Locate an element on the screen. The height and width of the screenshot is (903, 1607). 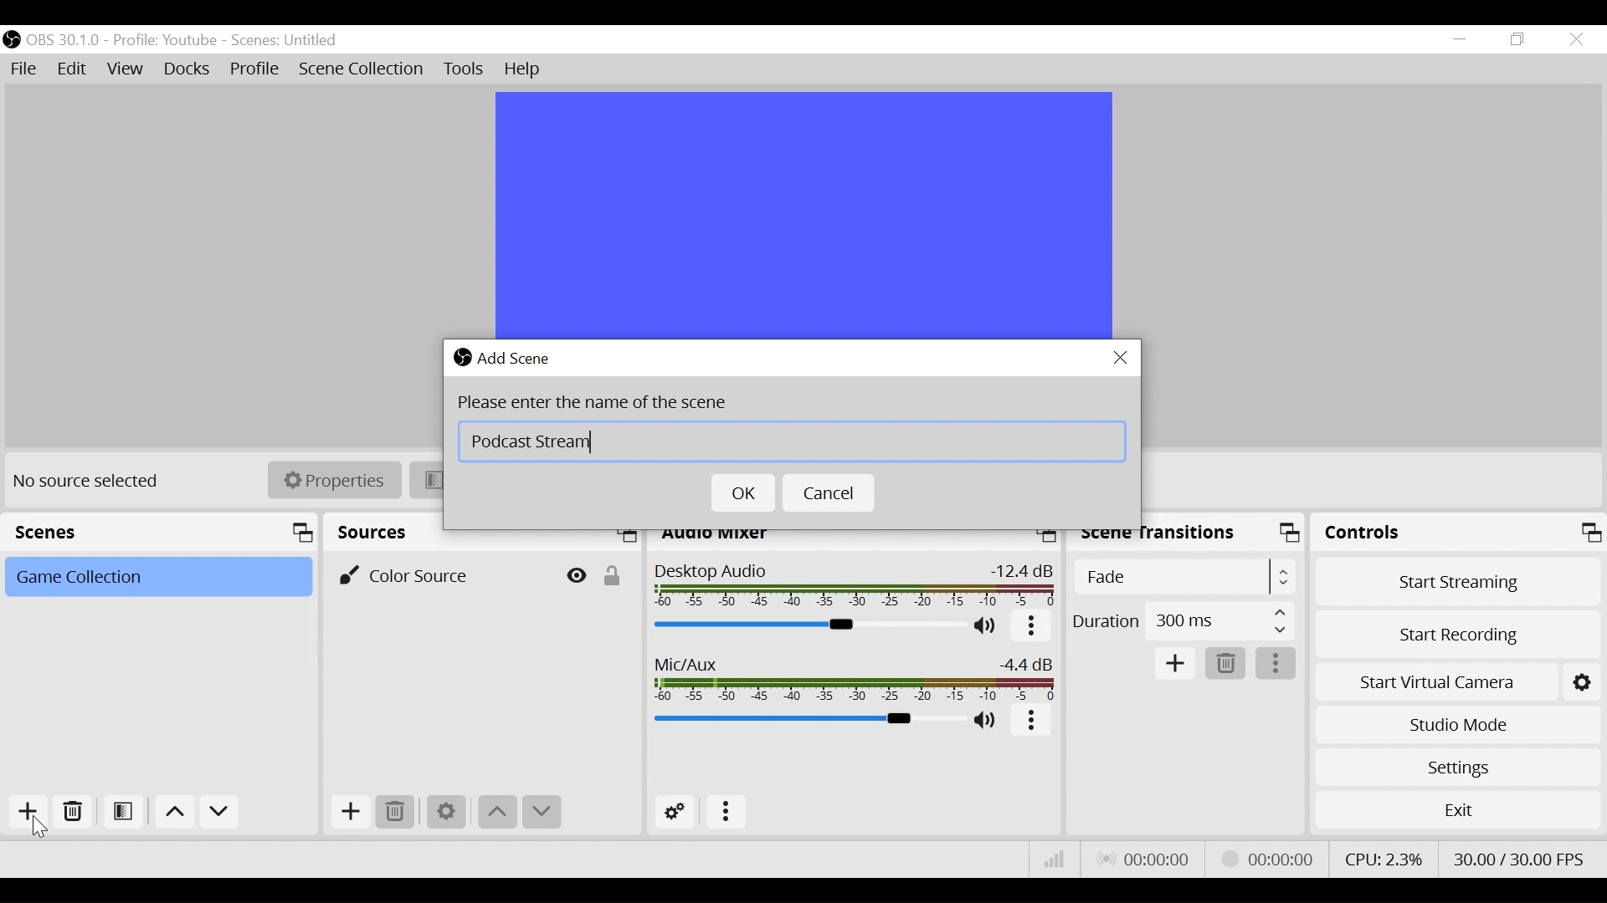
Frame Per Second is located at coordinates (1523, 858).